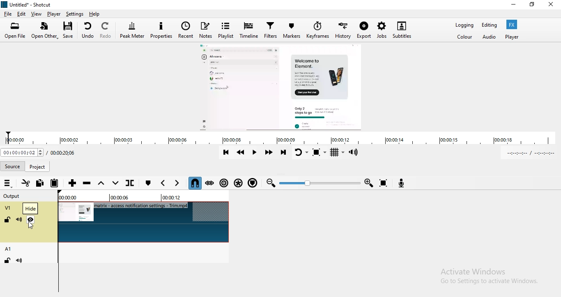 The image size is (561, 297). What do you see at coordinates (32, 227) in the screenshot?
I see `cursor` at bounding box center [32, 227].